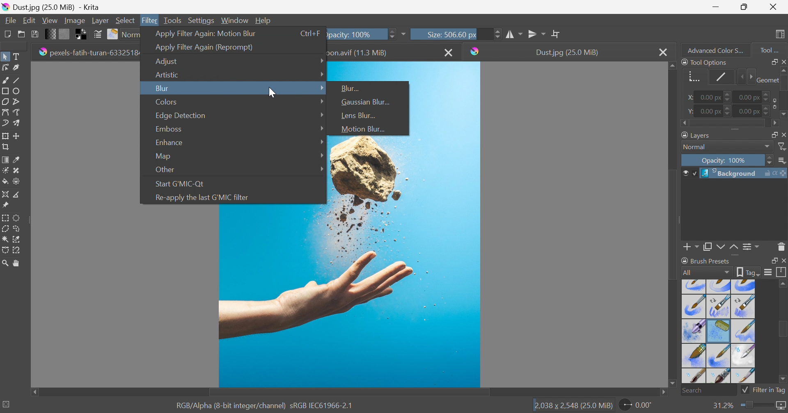 The width and height of the screenshot is (788, 413). Describe the element at coordinates (17, 218) in the screenshot. I see `Elliptical selection tool` at that location.